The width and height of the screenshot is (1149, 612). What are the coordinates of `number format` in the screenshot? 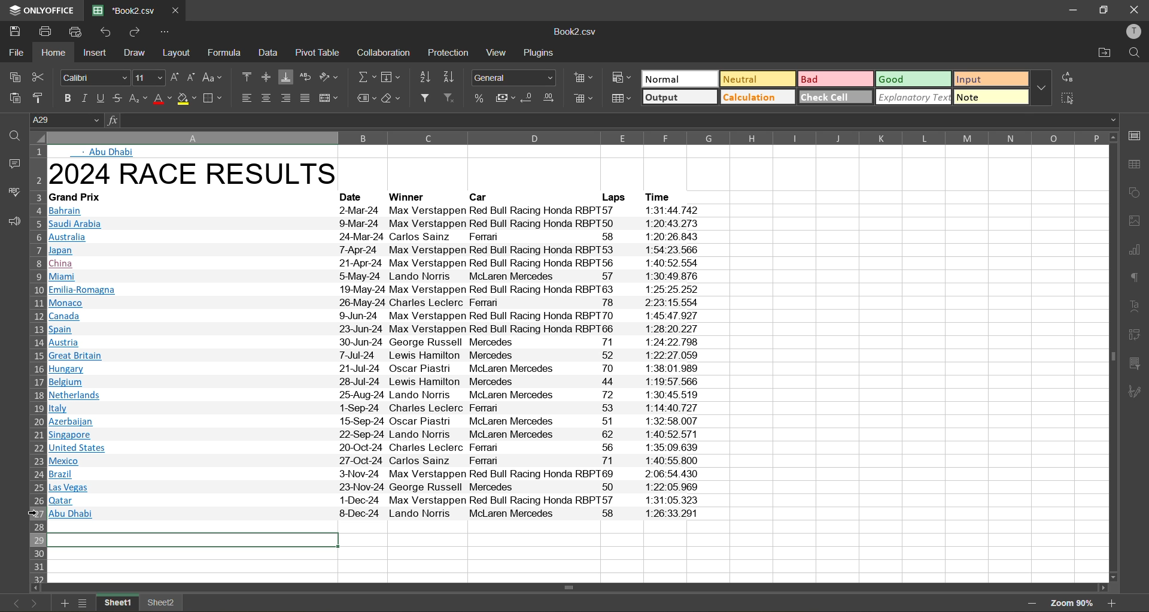 It's located at (516, 76).